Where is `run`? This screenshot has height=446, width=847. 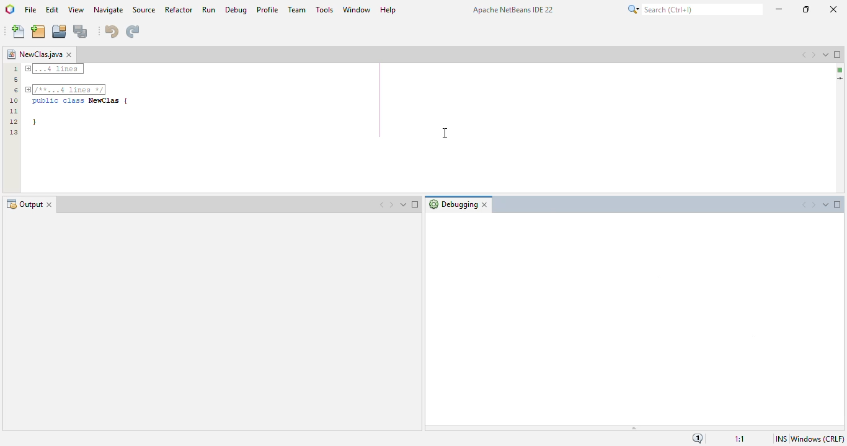 run is located at coordinates (208, 9).